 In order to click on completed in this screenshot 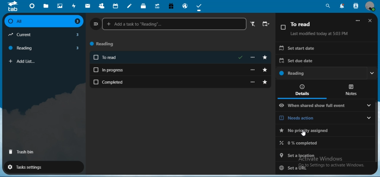, I will do `click(174, 82)`.